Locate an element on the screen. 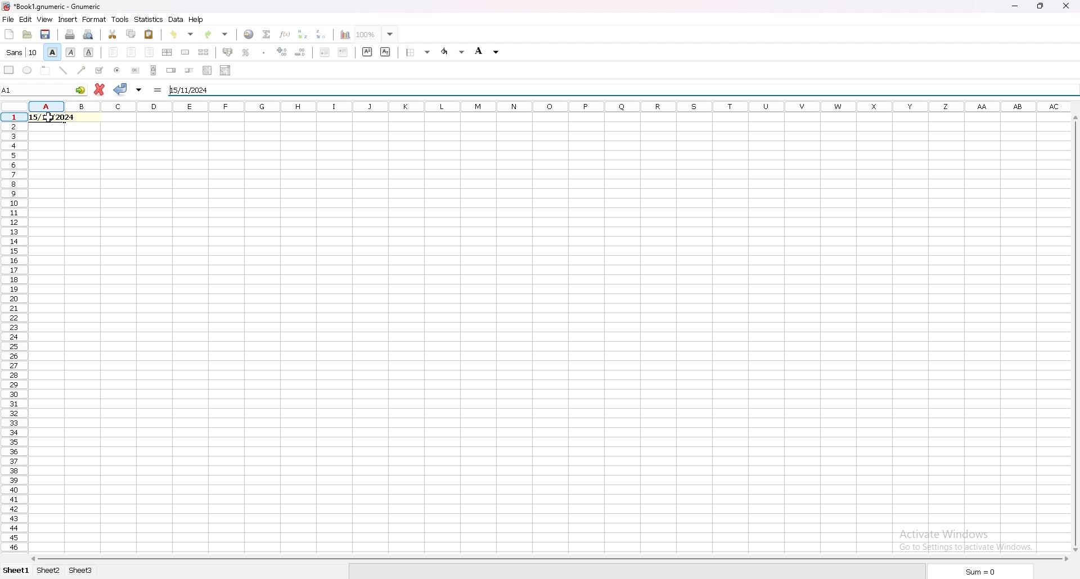 The image size is (1080, 579). border is located at coordinates (418, 53).